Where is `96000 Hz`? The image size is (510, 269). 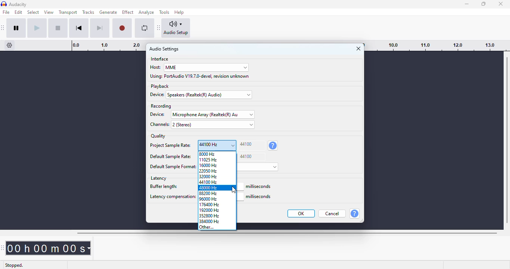 96000 Hz is located at coordinates (217, 199).